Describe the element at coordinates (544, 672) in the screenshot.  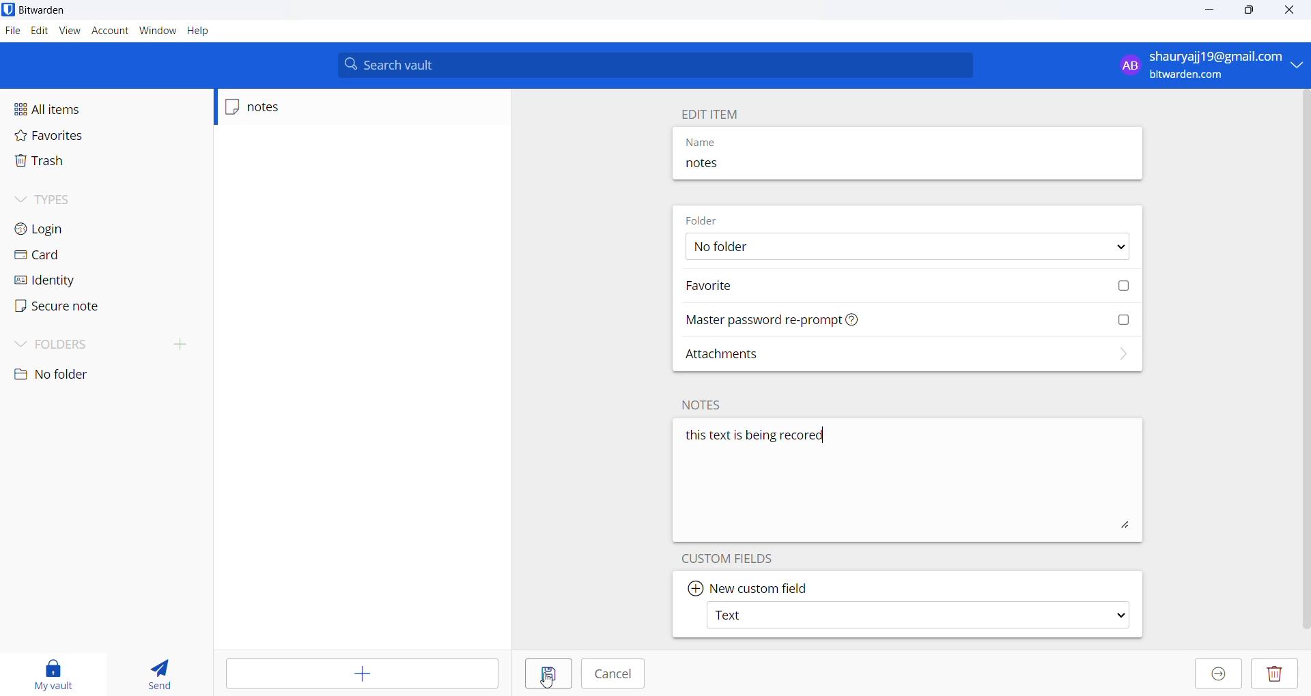
I see `save` at that location.